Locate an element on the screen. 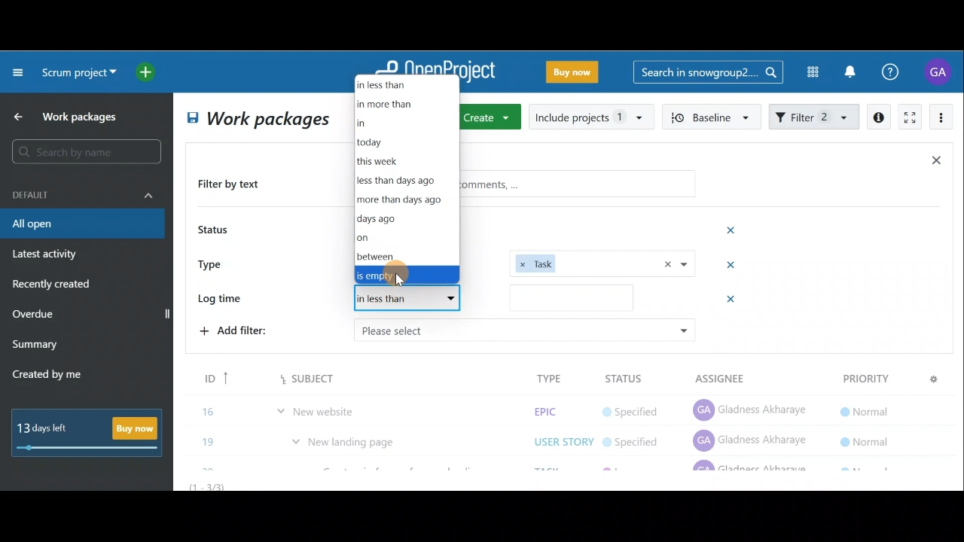 This screenshot has height=542, width=964. + Create  is located at coordinates (492, 118).